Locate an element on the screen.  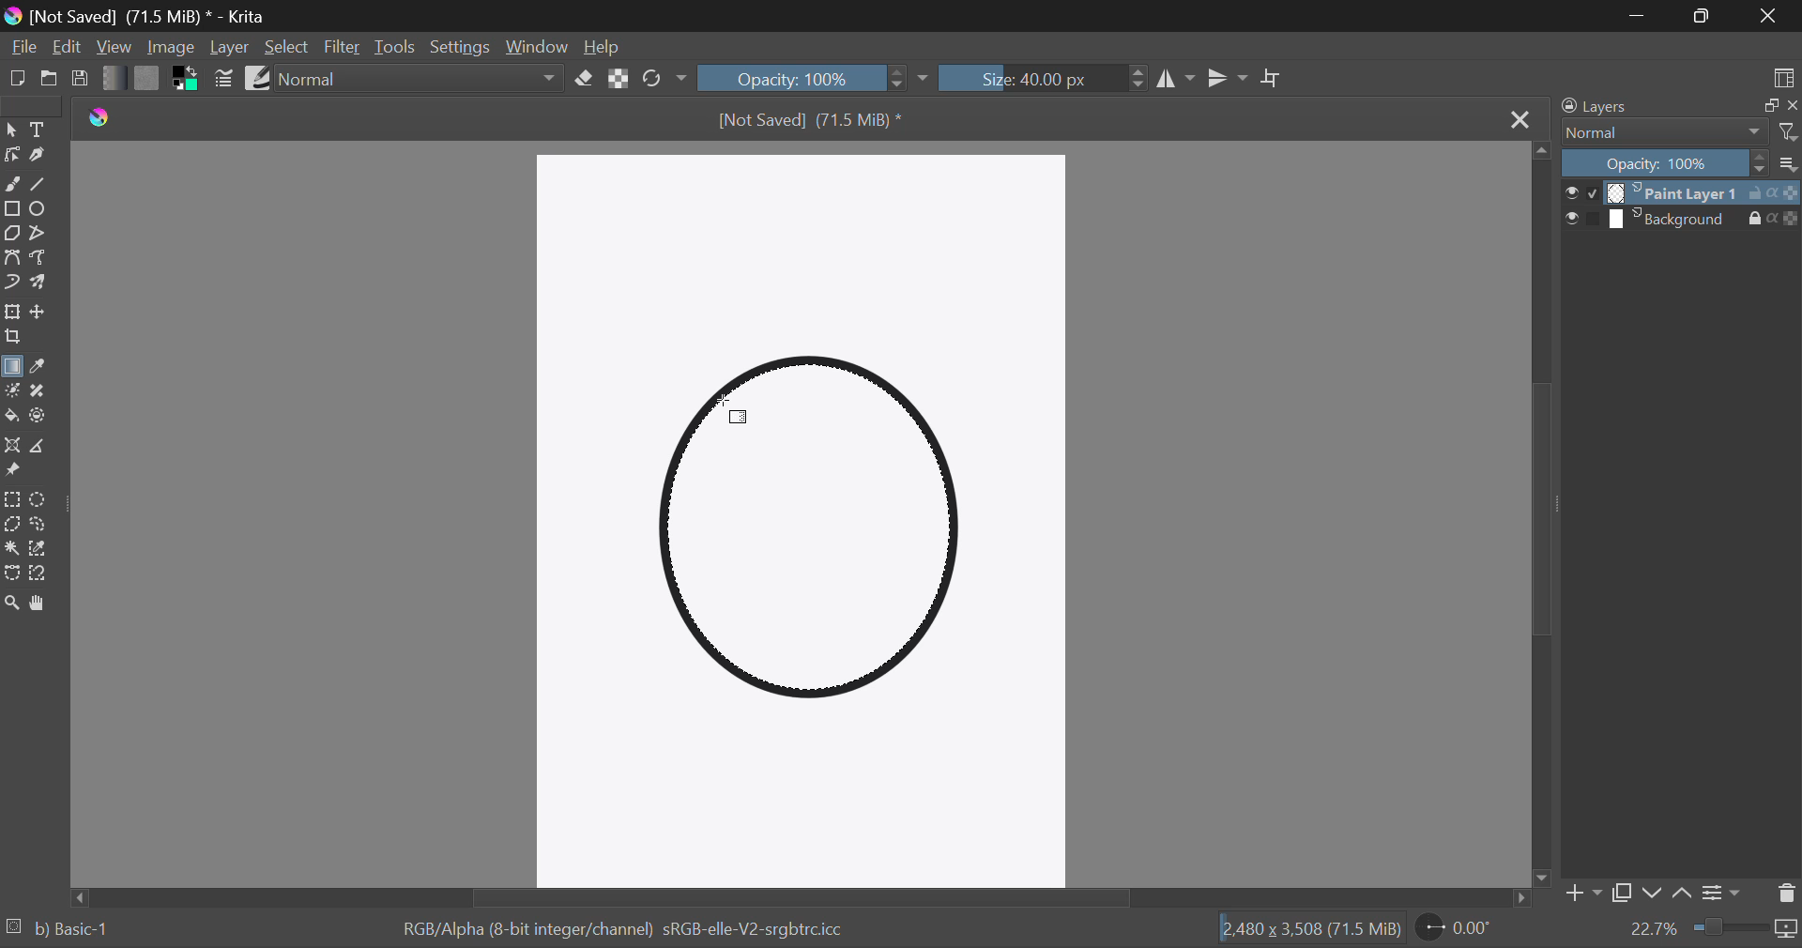
Colorize Mask Tool is located at coordinates (12, 394).